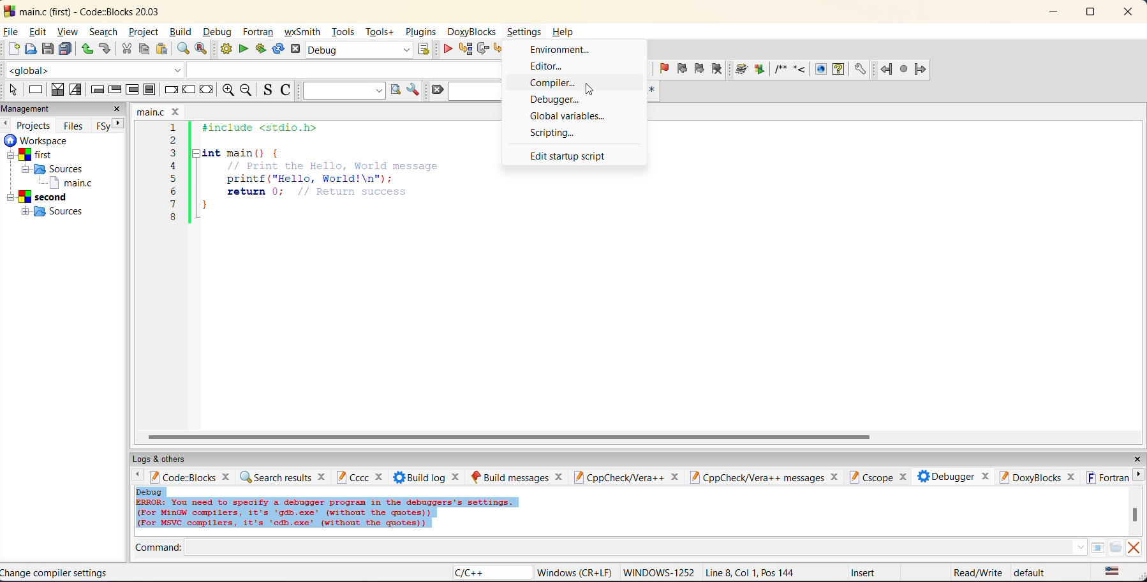  Describe the element at coordinates (716, 70) in the screenshot. I see `clear bookmark` at that location.